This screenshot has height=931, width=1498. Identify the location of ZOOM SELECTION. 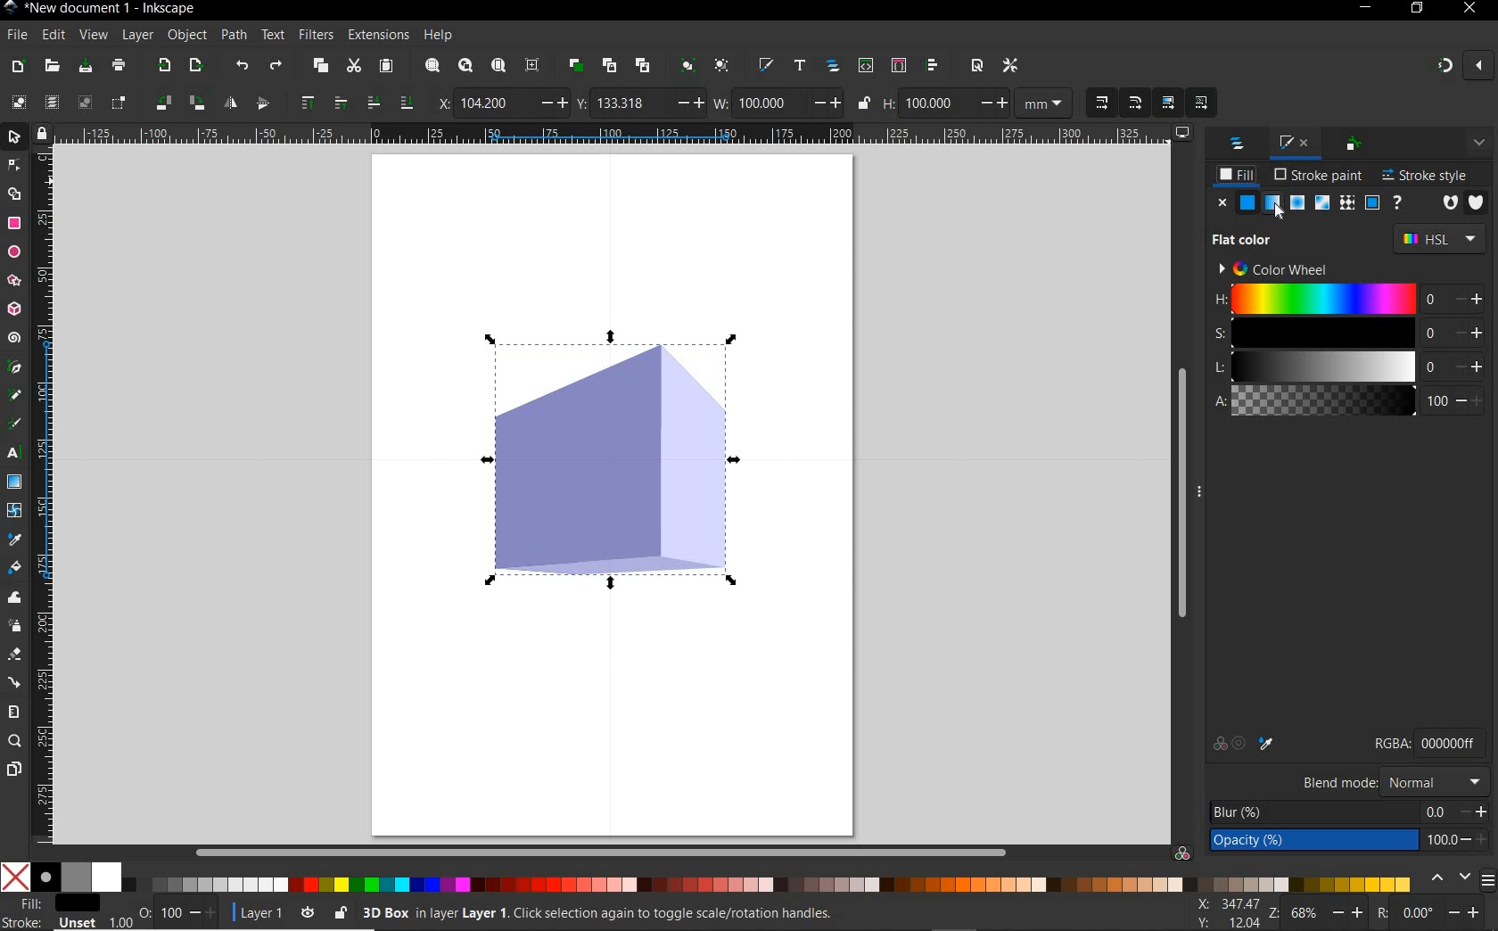
(431, 64).